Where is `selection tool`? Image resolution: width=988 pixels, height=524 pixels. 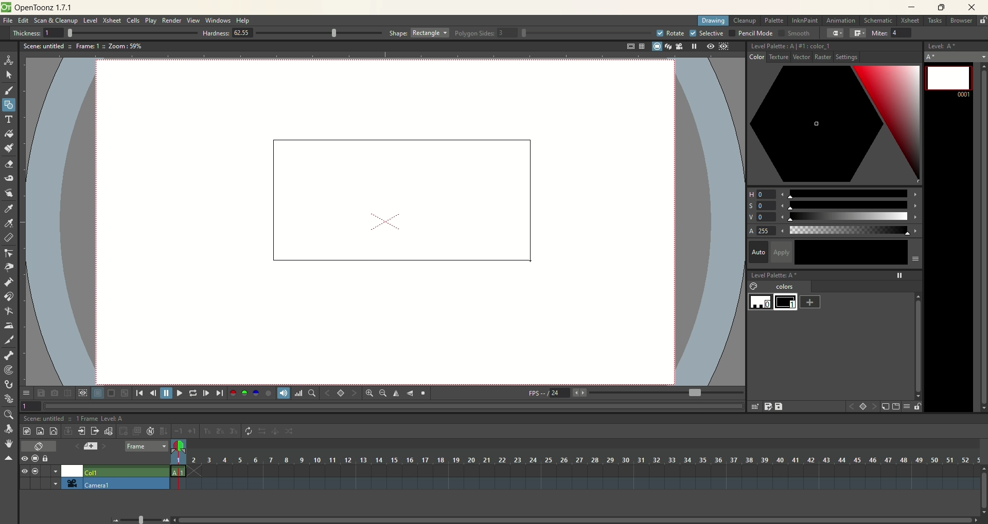 selection tool is located at coordinates (9, 74).